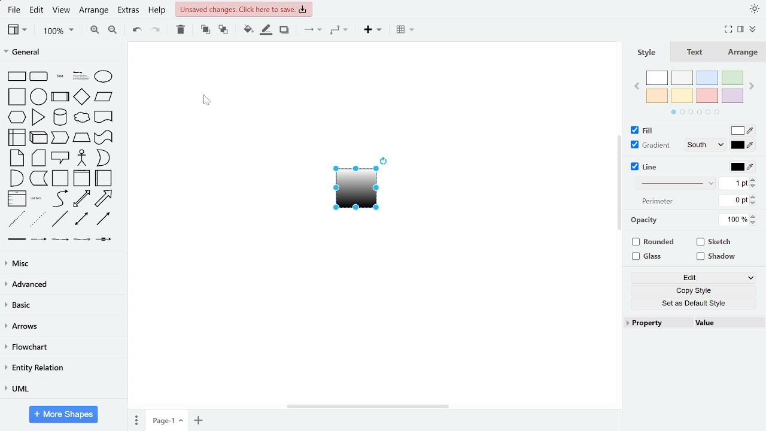 The image size is (766, 431). What do you see at coordinates (159, 10) in the screenshot?
I see `help` at bounding box center [159, 10].